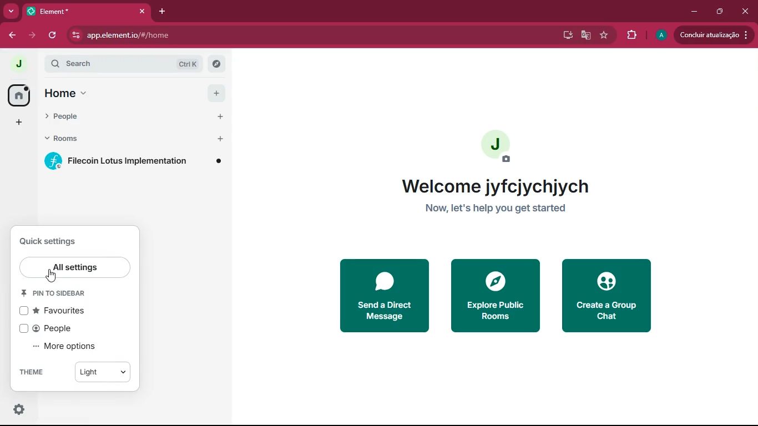  I want to click on now, let's help you get started, so click(500, 209).